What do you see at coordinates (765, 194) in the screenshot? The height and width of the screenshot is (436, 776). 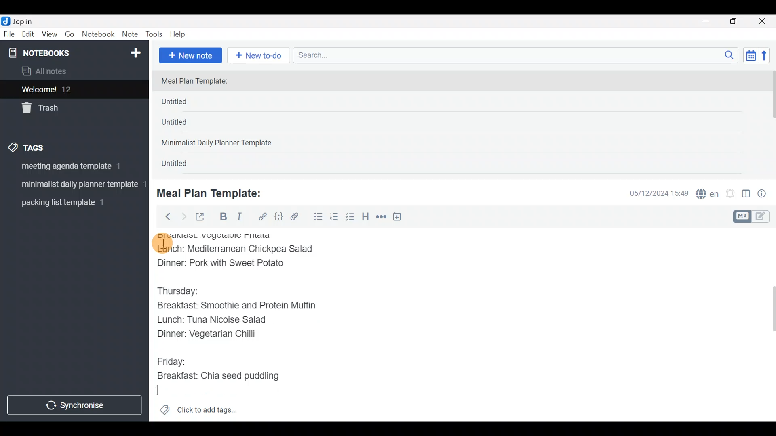 I see `Note properties` at bounding box center [765, 194].